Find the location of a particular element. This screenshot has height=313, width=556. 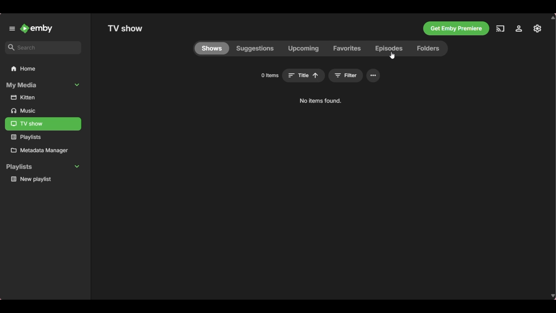

Sort title is located at coordinates (303, 76).